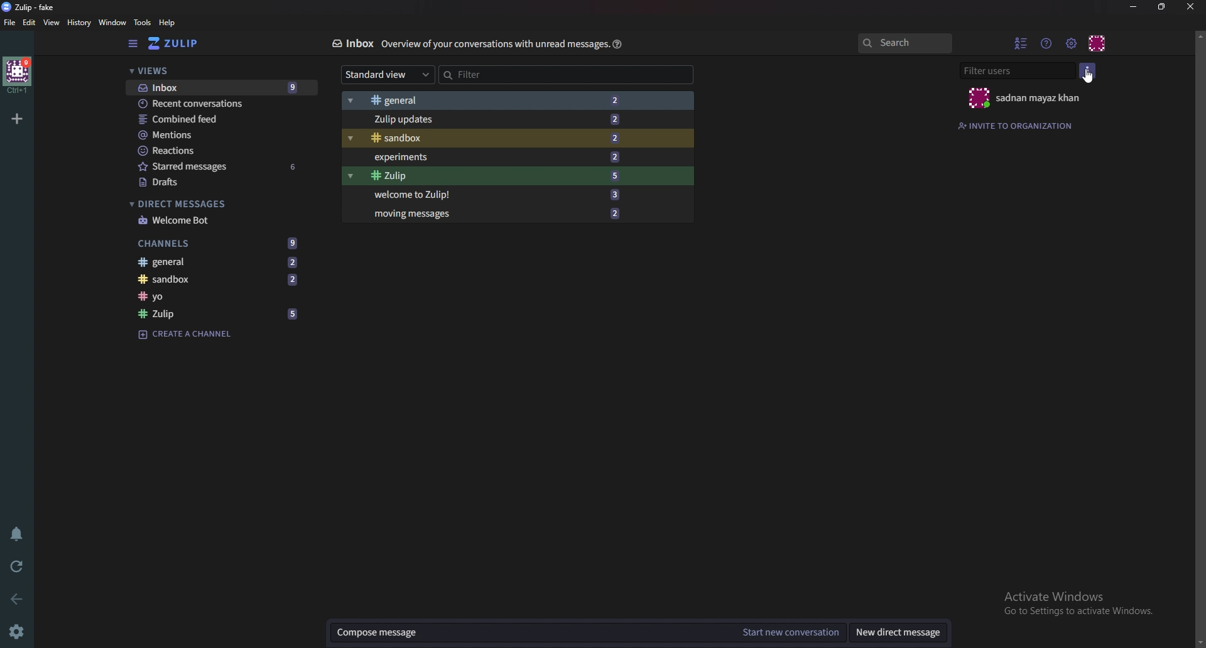 Image resolution: width=1206 pixels, height=648 pixels. Describe the element at coordinates (619, 44) in the screenshot. I see `help` at that location.